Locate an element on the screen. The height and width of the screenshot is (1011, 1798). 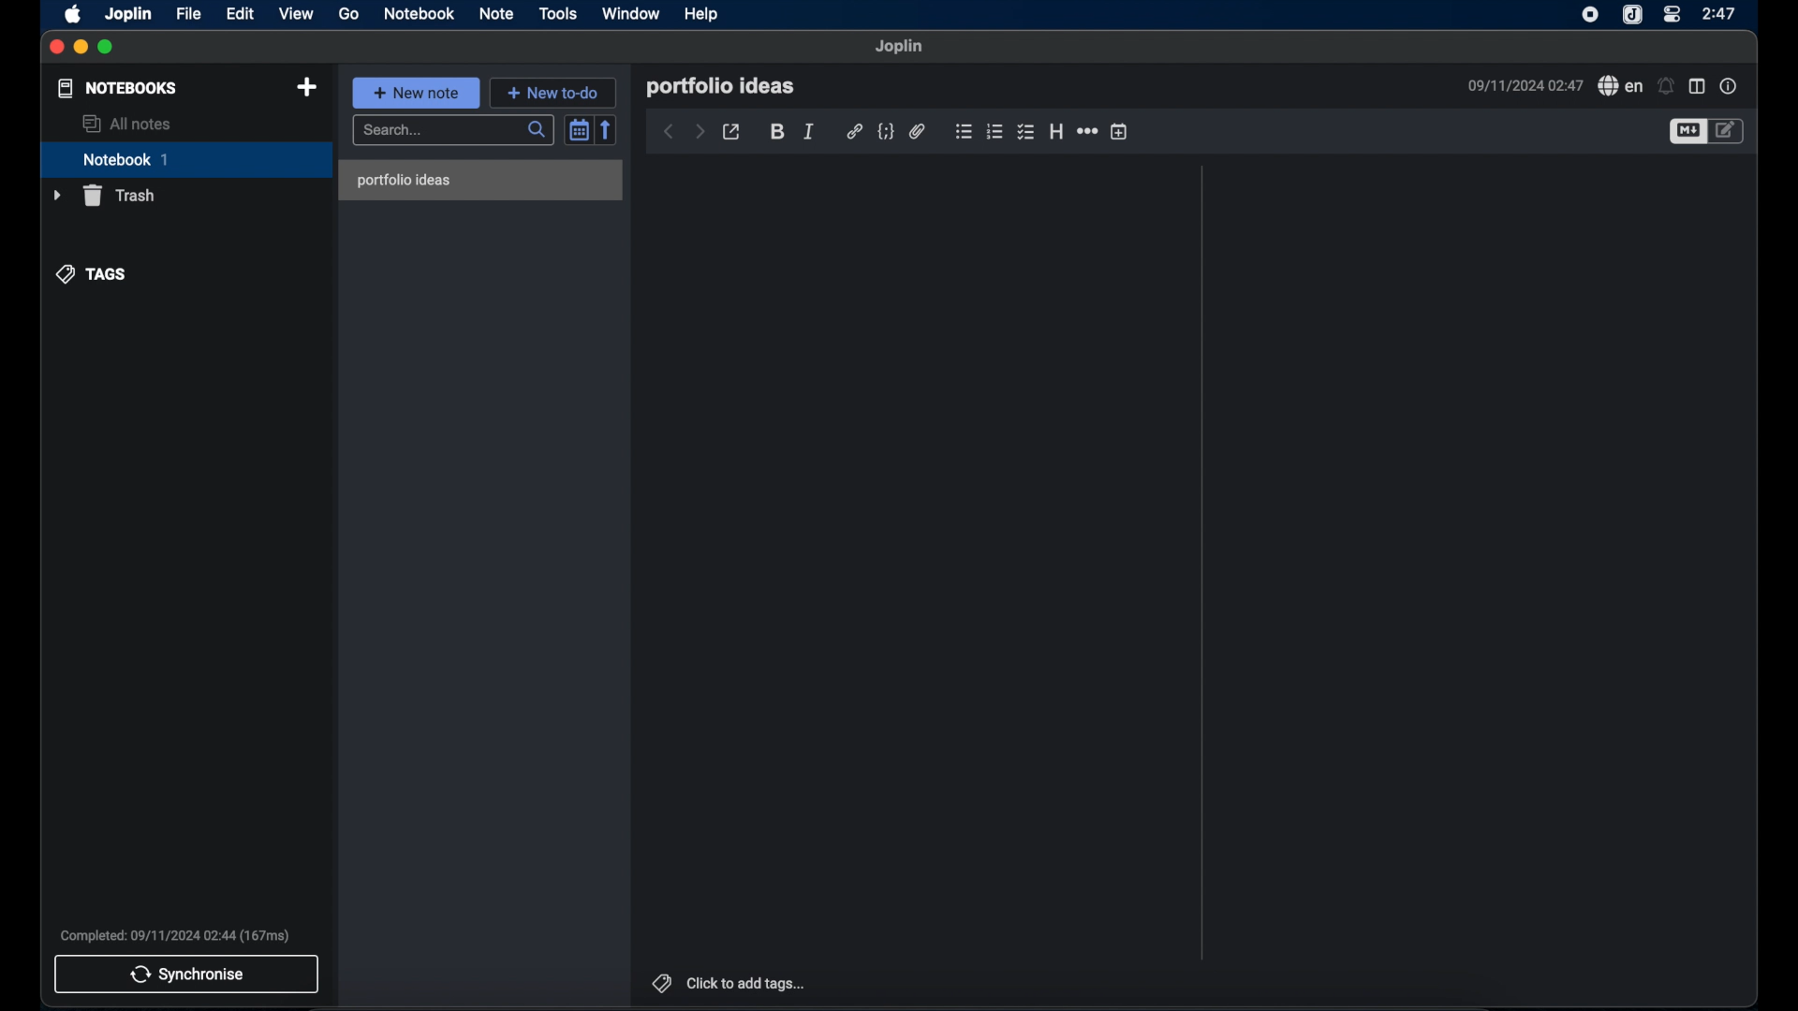
file is located at coordinates (188, 13).